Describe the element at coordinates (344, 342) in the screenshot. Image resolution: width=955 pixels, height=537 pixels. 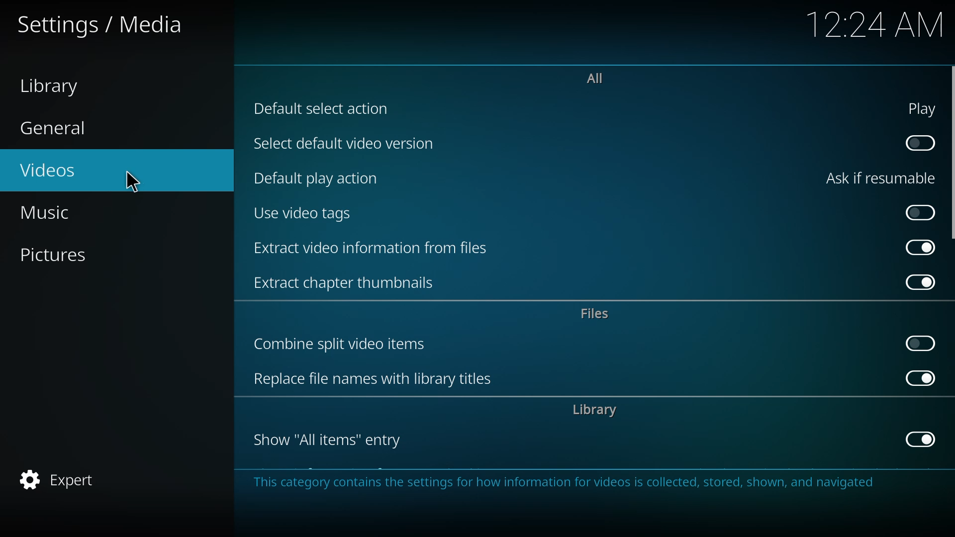
I see `combine split video items` at that location.